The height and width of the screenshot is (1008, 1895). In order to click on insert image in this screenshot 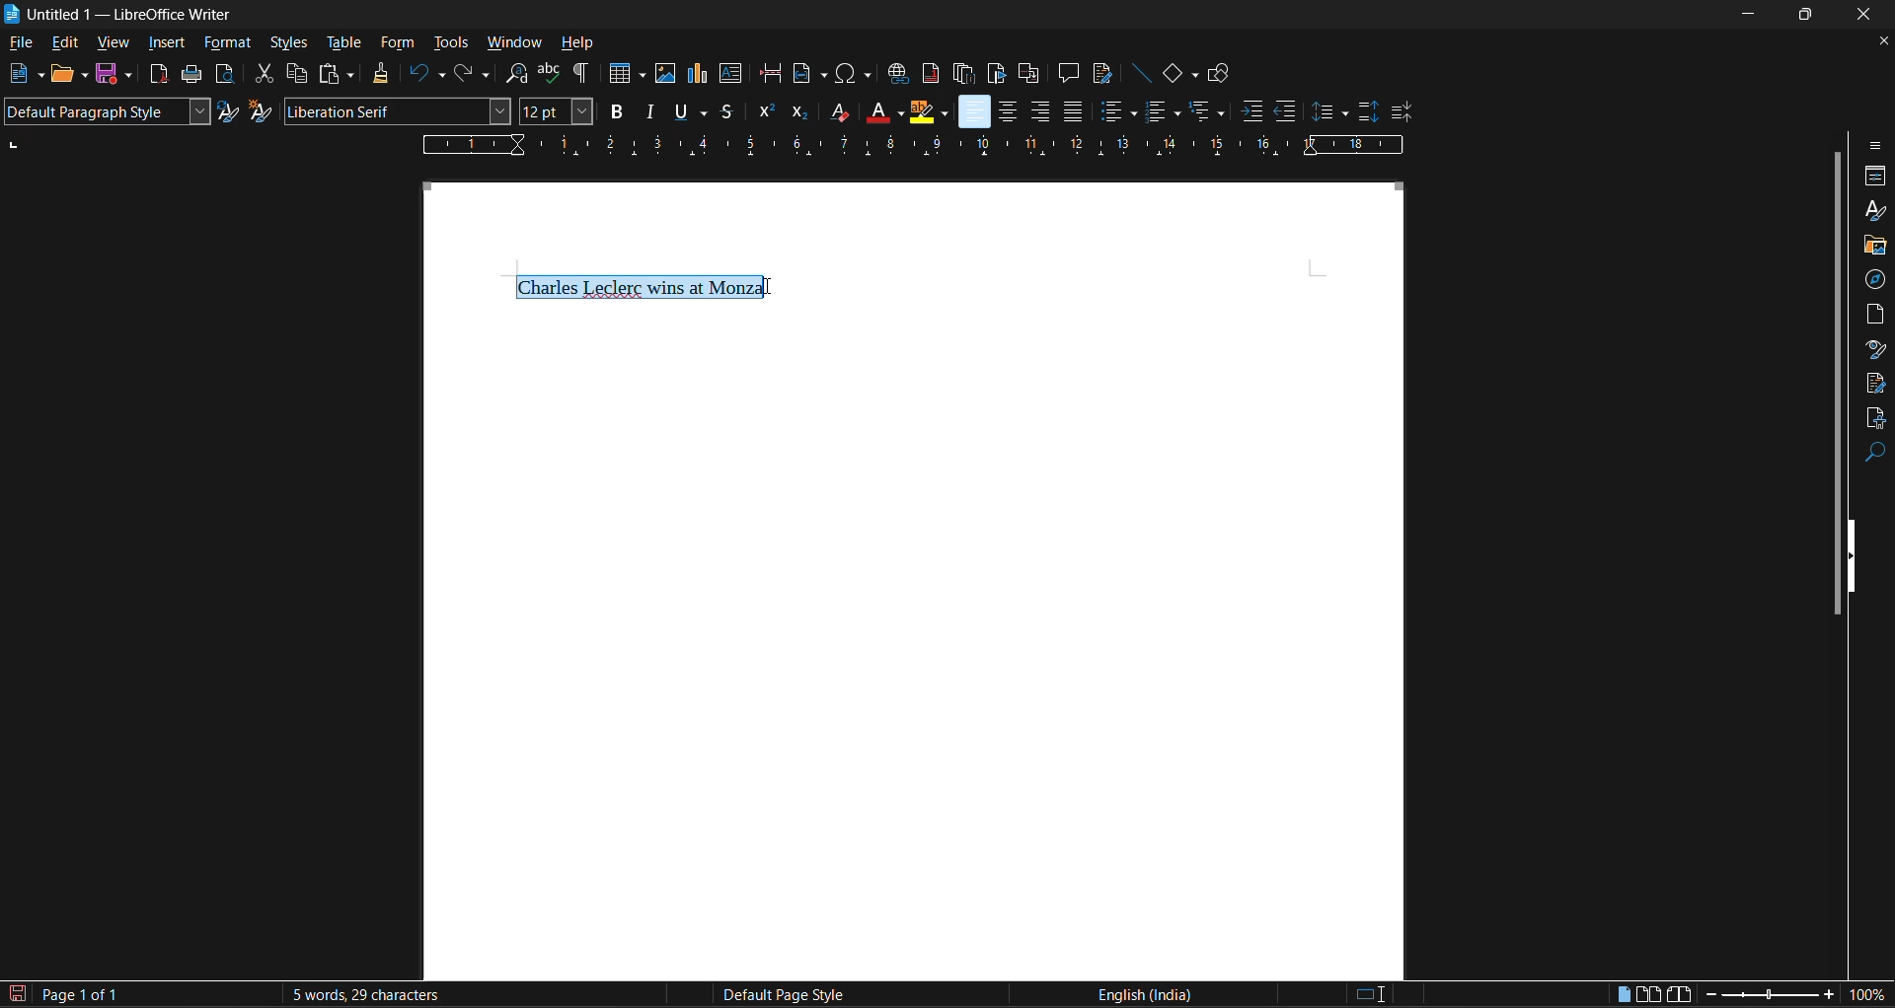, I will do `click(660, 74)`.